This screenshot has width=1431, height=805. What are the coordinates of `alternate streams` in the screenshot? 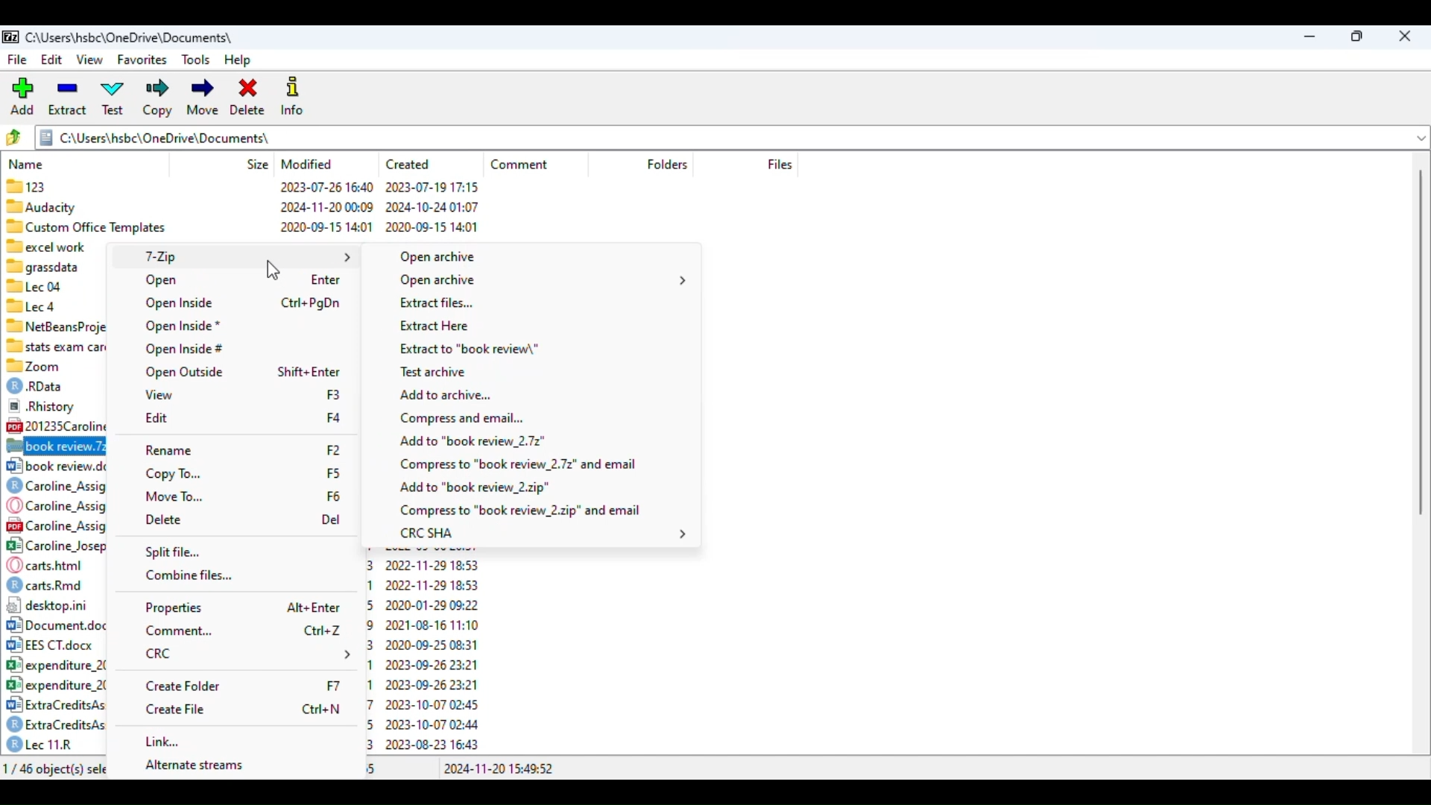 It's located at (197, 766).